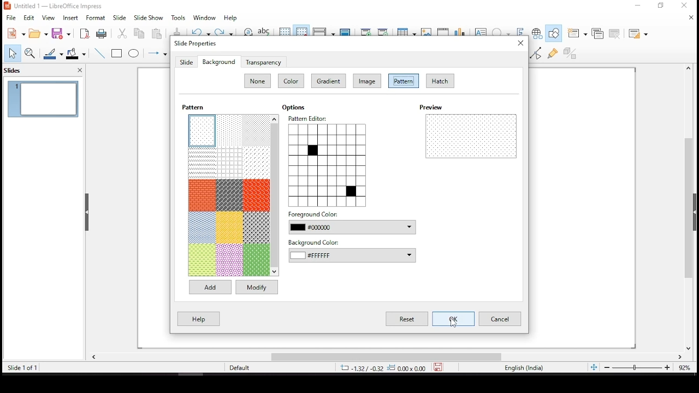 This screenshot has width=699, height=393. Describe the element at coordinates (229, 260) in the screenshot. I see `pattern` at that location.